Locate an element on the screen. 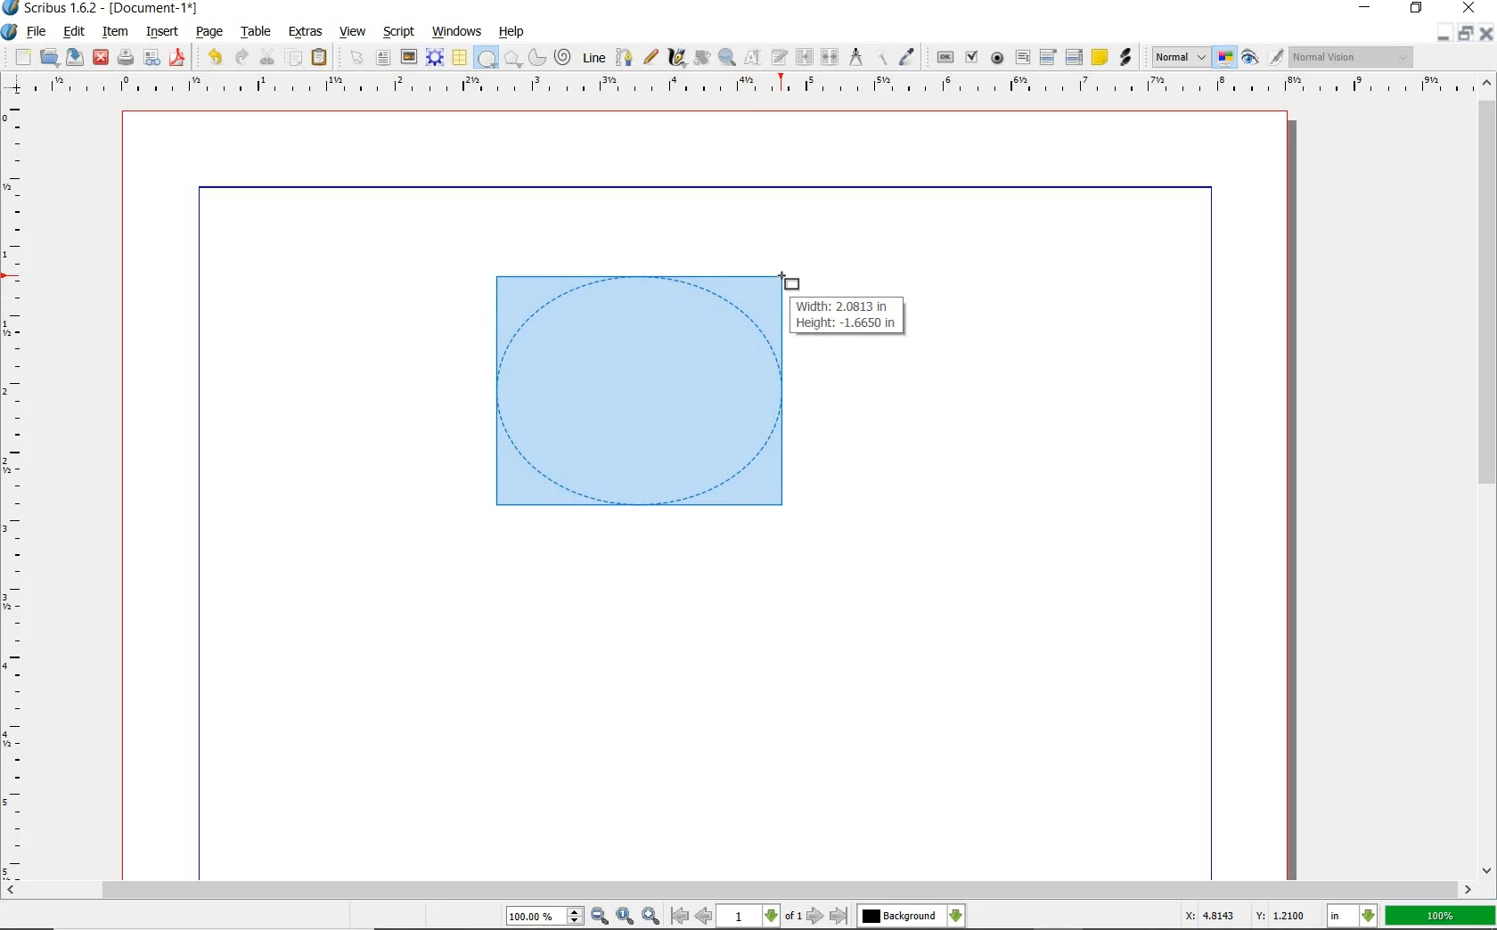 The width and height of the screenshot is (1497, 930). INSERT is located at coordinates (162, 32).